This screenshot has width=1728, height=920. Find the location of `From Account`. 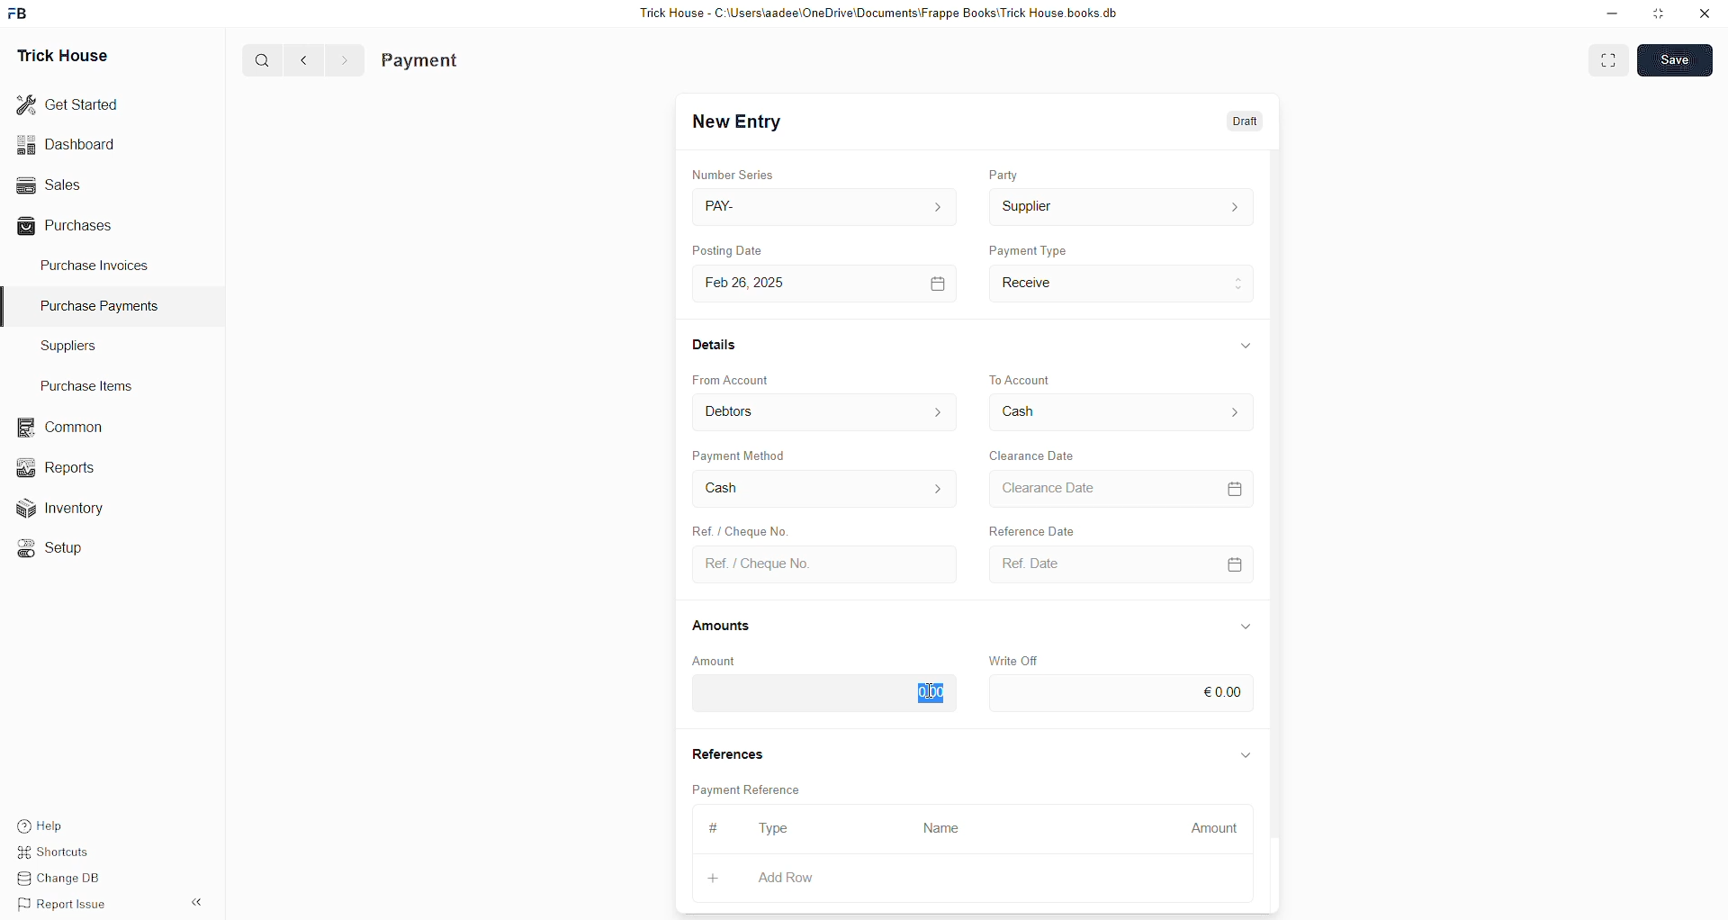

From Account is located at coordinates (826, 411).